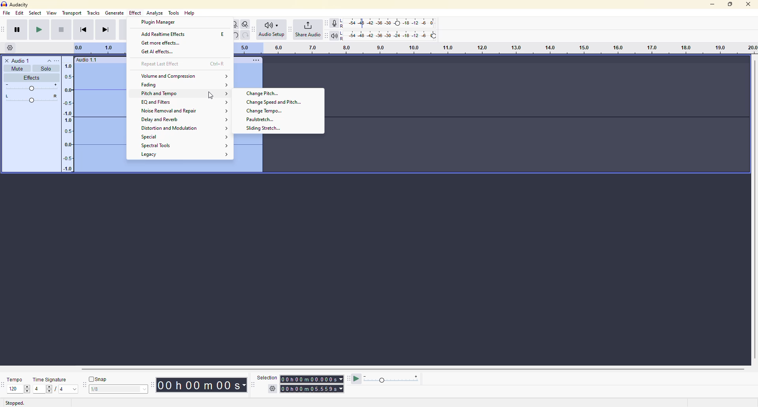  I want to click on repeat last effect, so click(161, 64).